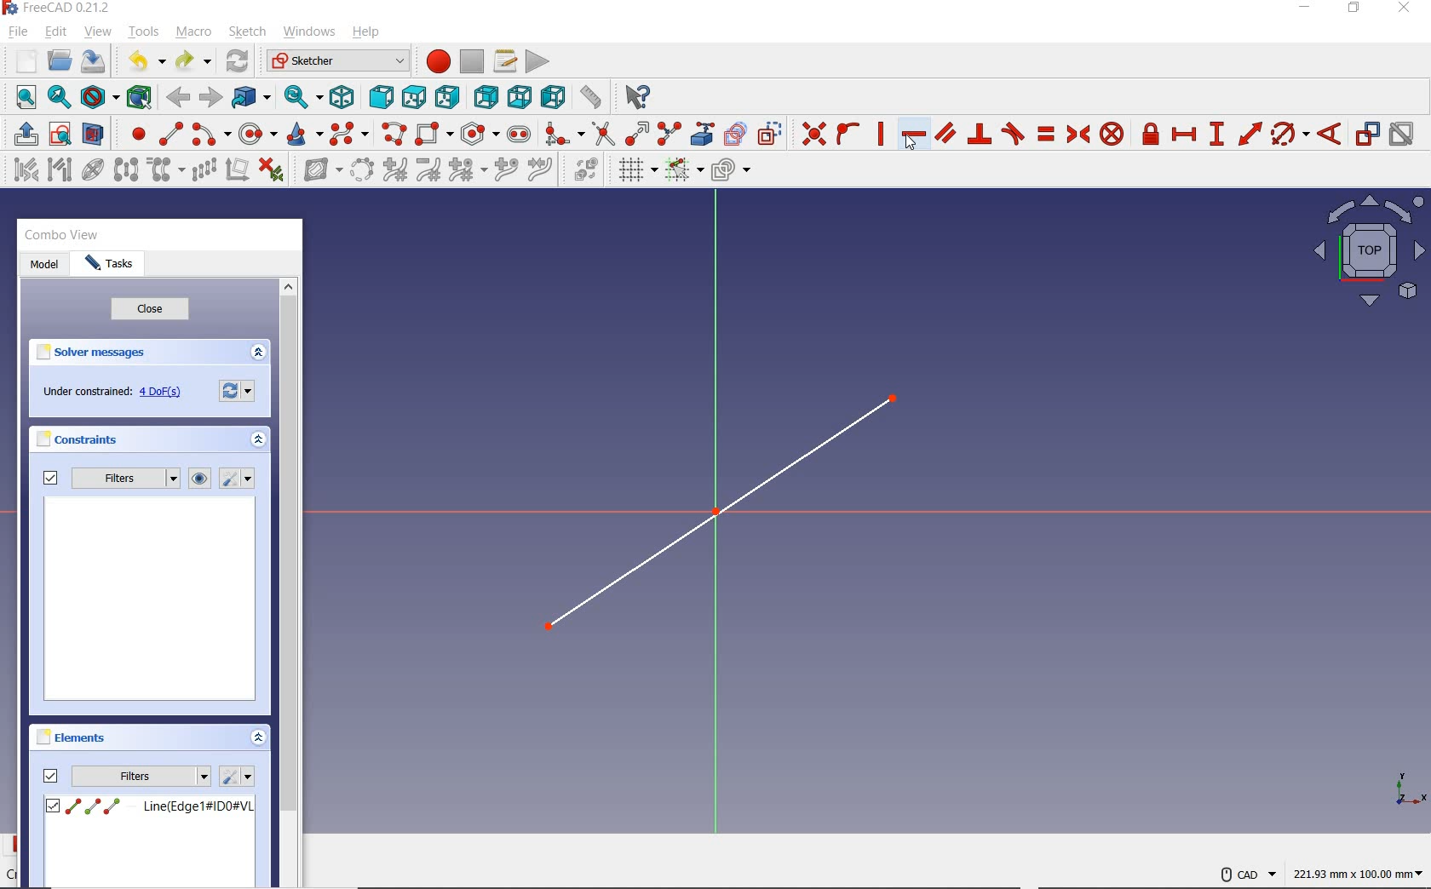 The width and height of the screenshot is (1431, 889). Describe the element at coordinates (252, 99) in the screenshot. I see `GO TO LINKED OBJECT` at that location.